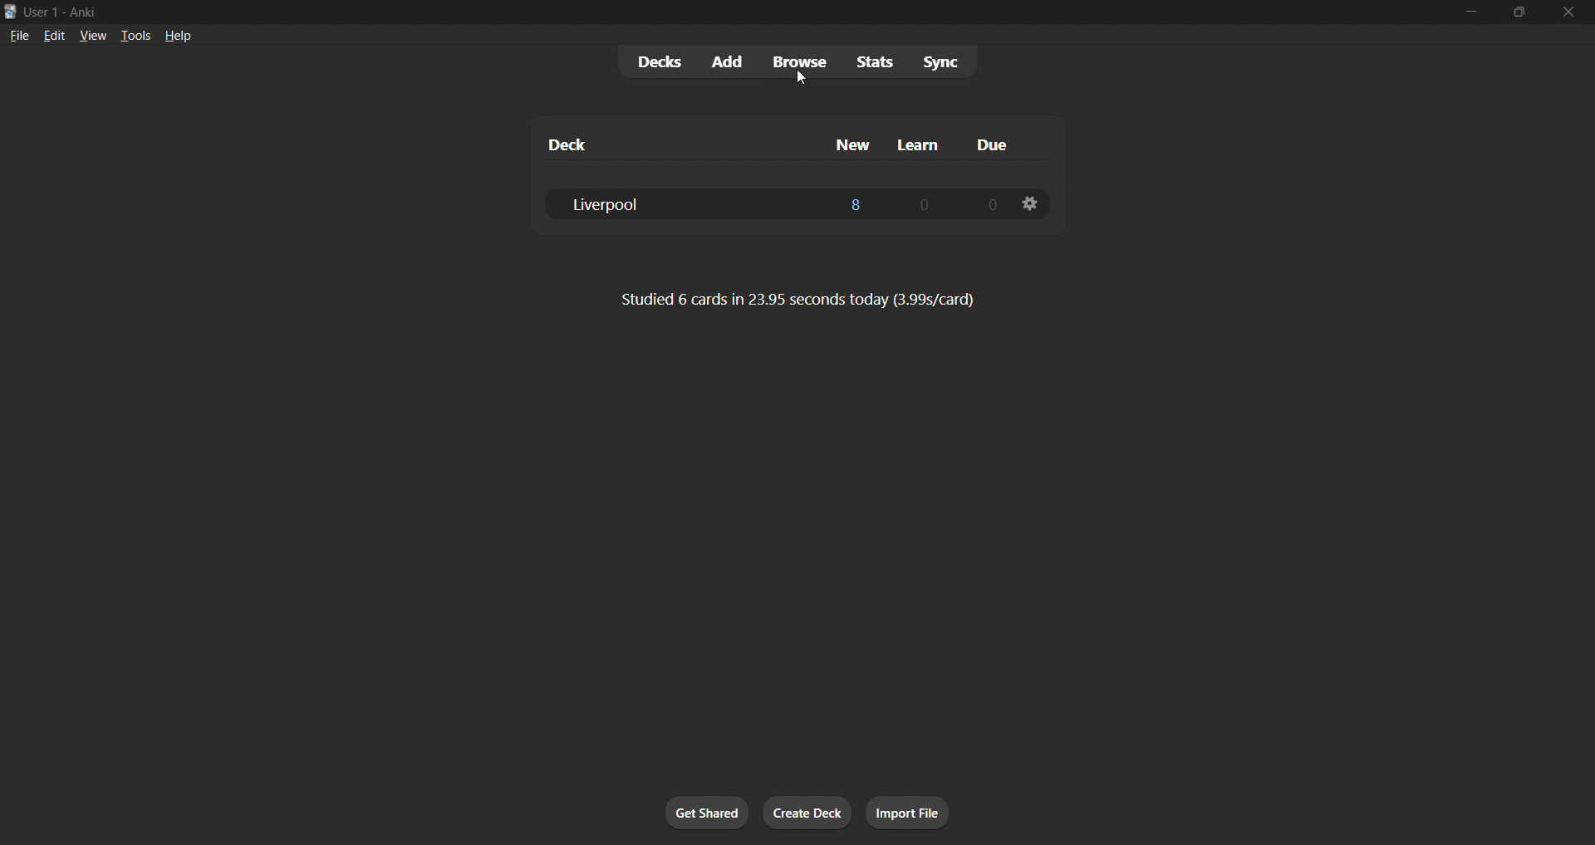 The image size is (1595, 845). I want to click on cursor, so click(797, 79).